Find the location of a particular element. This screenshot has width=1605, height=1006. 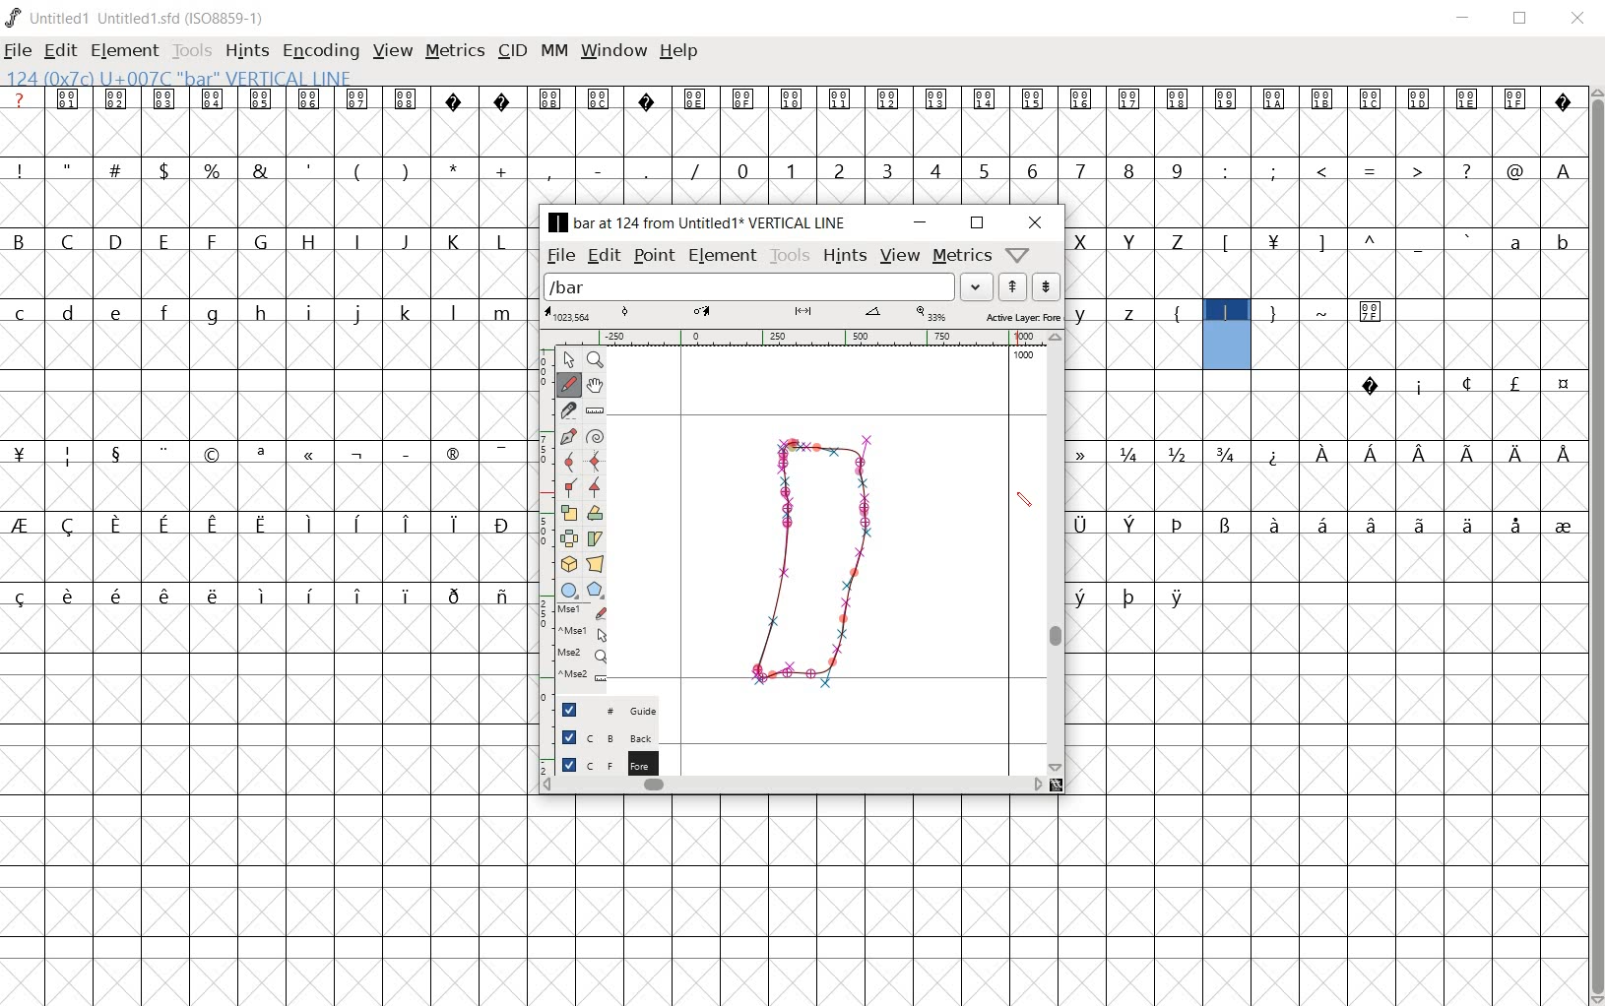

guide is located at coordinates (599, 711).